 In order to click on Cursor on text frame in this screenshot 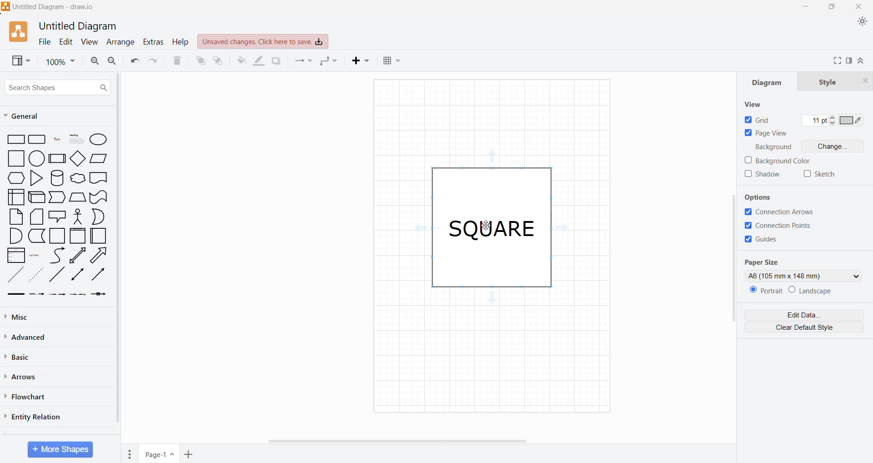, I will do `click(486, 226)`.